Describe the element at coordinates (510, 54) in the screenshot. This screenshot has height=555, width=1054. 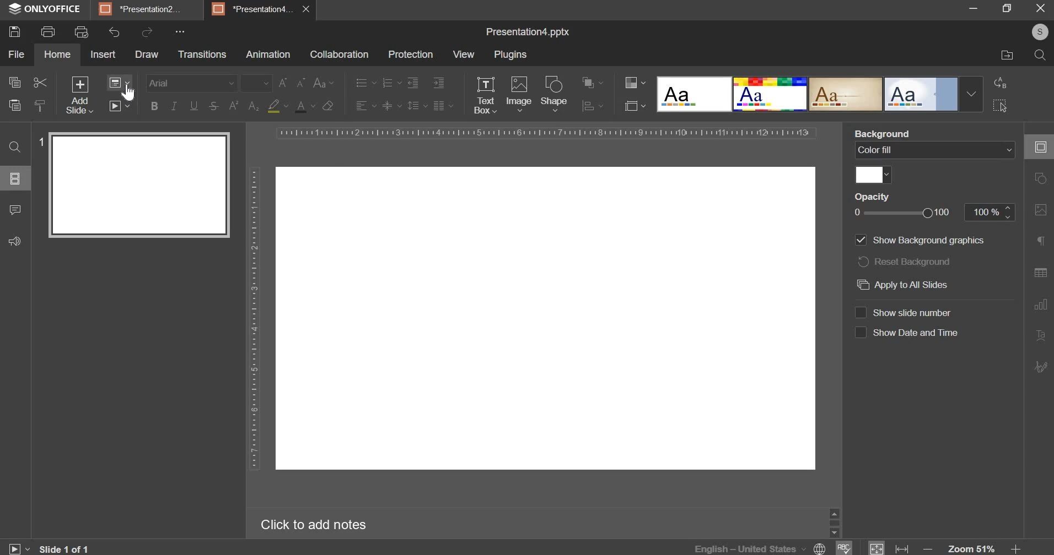
I see `plugins` at that location.